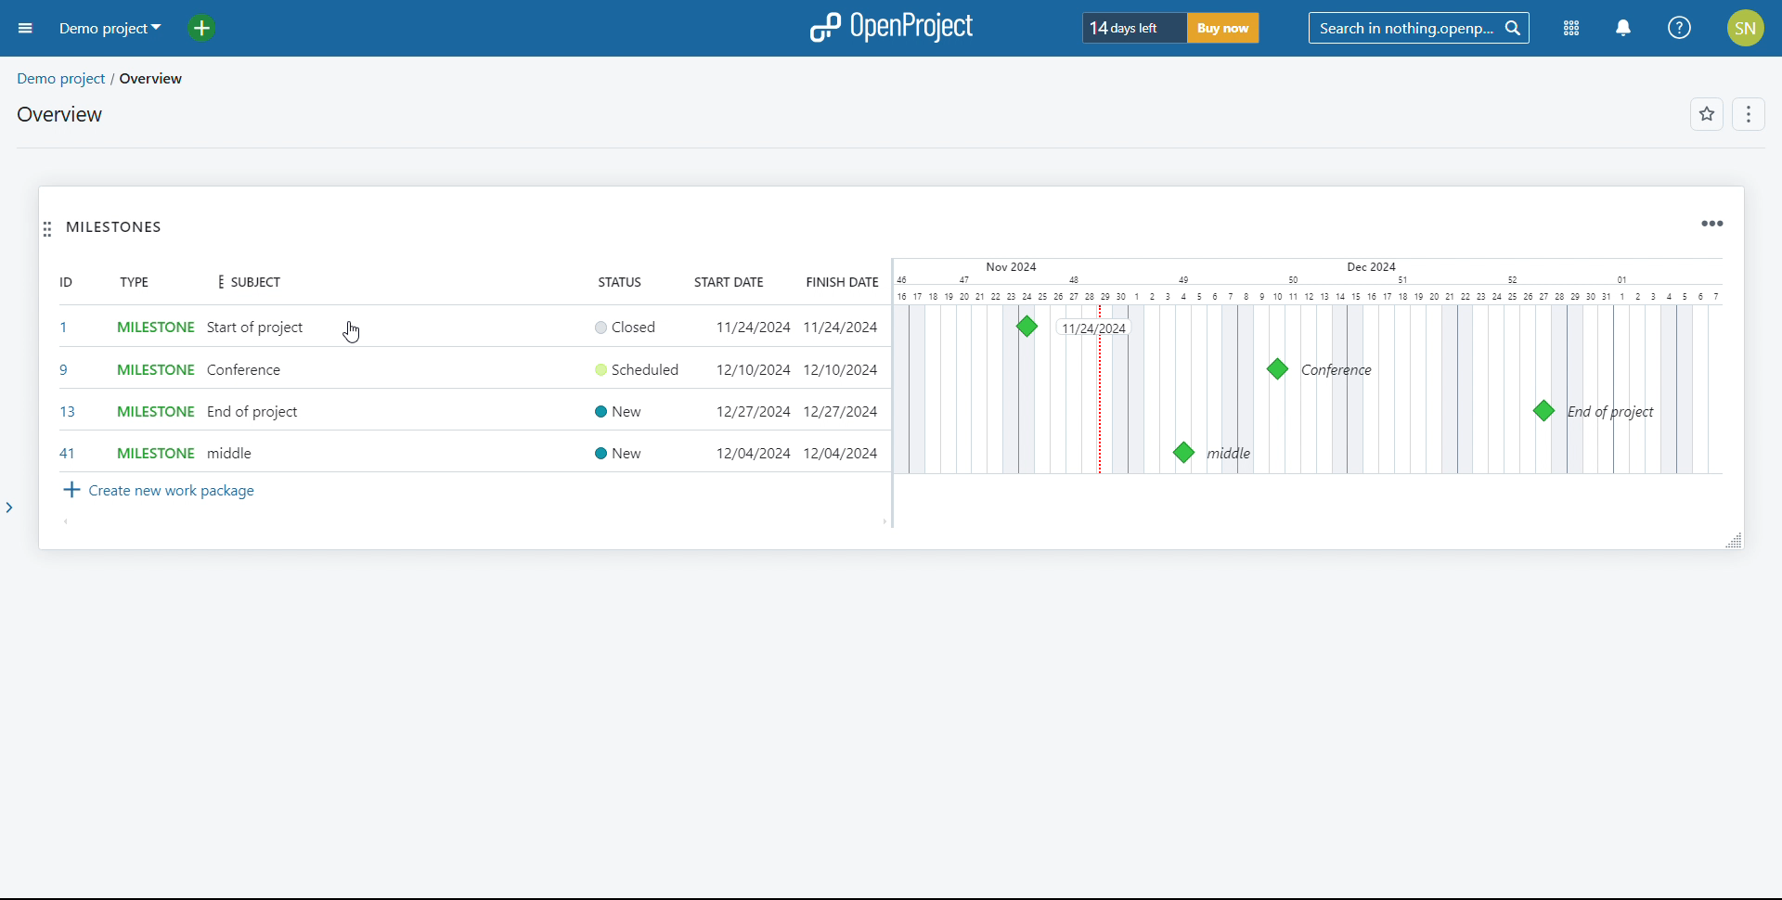 The image size is (1782, 900). I want to click on days left of trial, so click(1128, 27).